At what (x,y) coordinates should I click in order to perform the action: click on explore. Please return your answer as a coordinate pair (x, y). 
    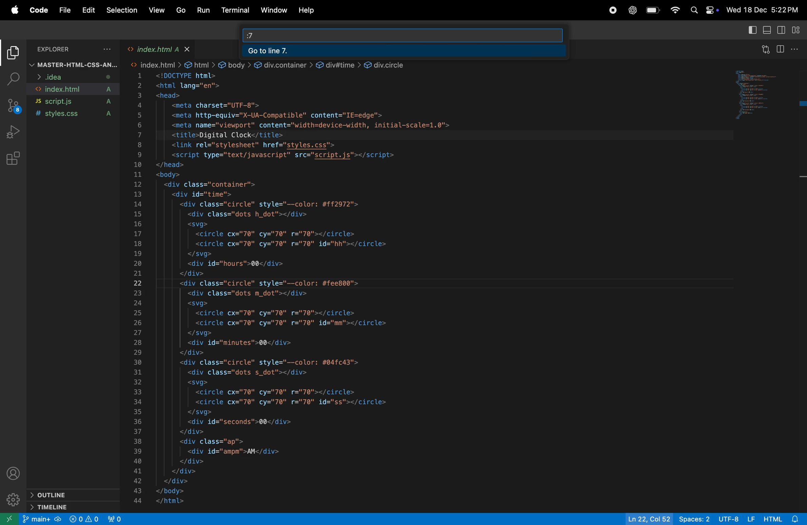
    Looking at the image, I should click on (14, 55).